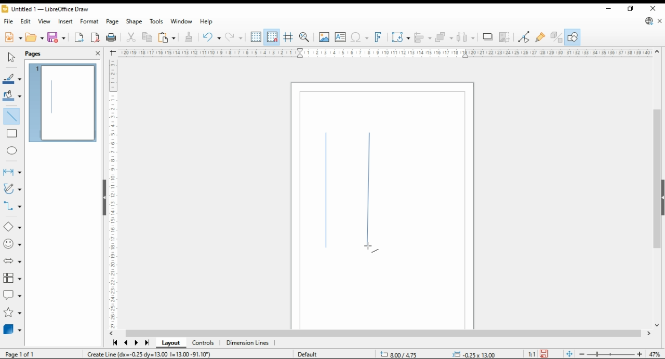  I want to click on 3D objects, so click(12, 330).